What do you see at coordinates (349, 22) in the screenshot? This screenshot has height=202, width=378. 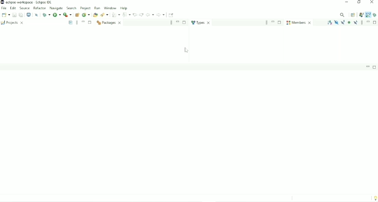 I see `Hide non-public members` at bounding box center [349, 22].